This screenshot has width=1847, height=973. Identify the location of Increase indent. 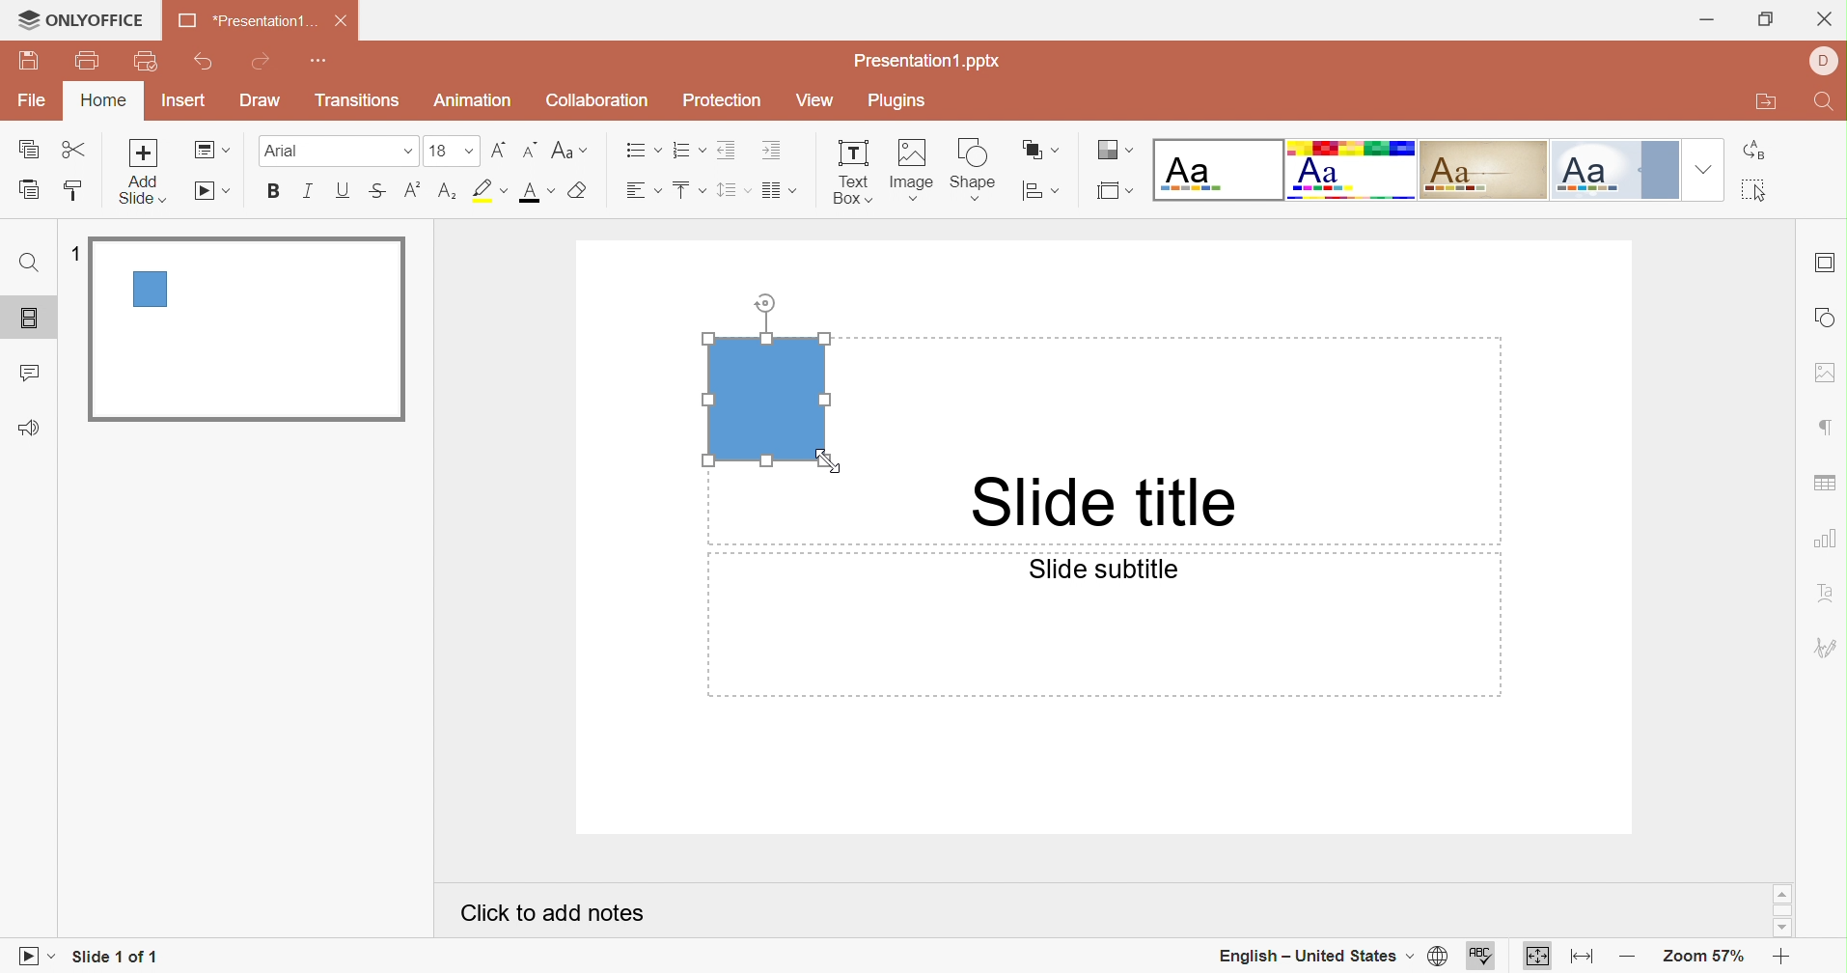
(775, 150).